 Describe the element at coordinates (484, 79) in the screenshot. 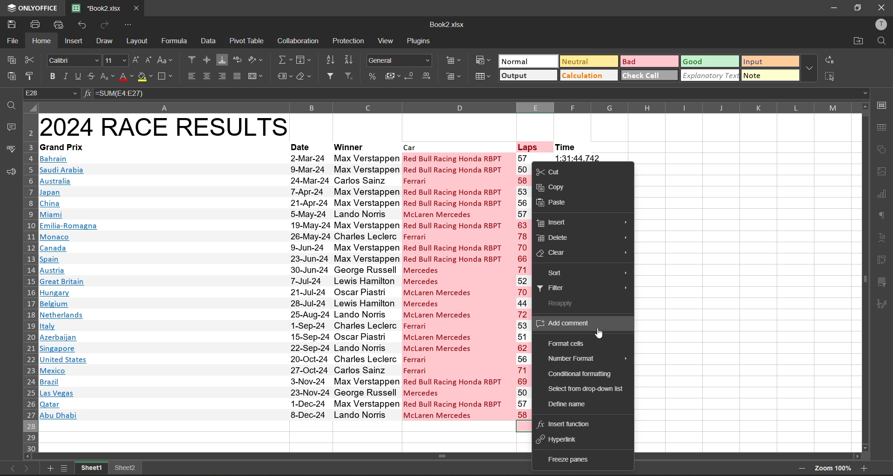

I see `format as table` at that location.